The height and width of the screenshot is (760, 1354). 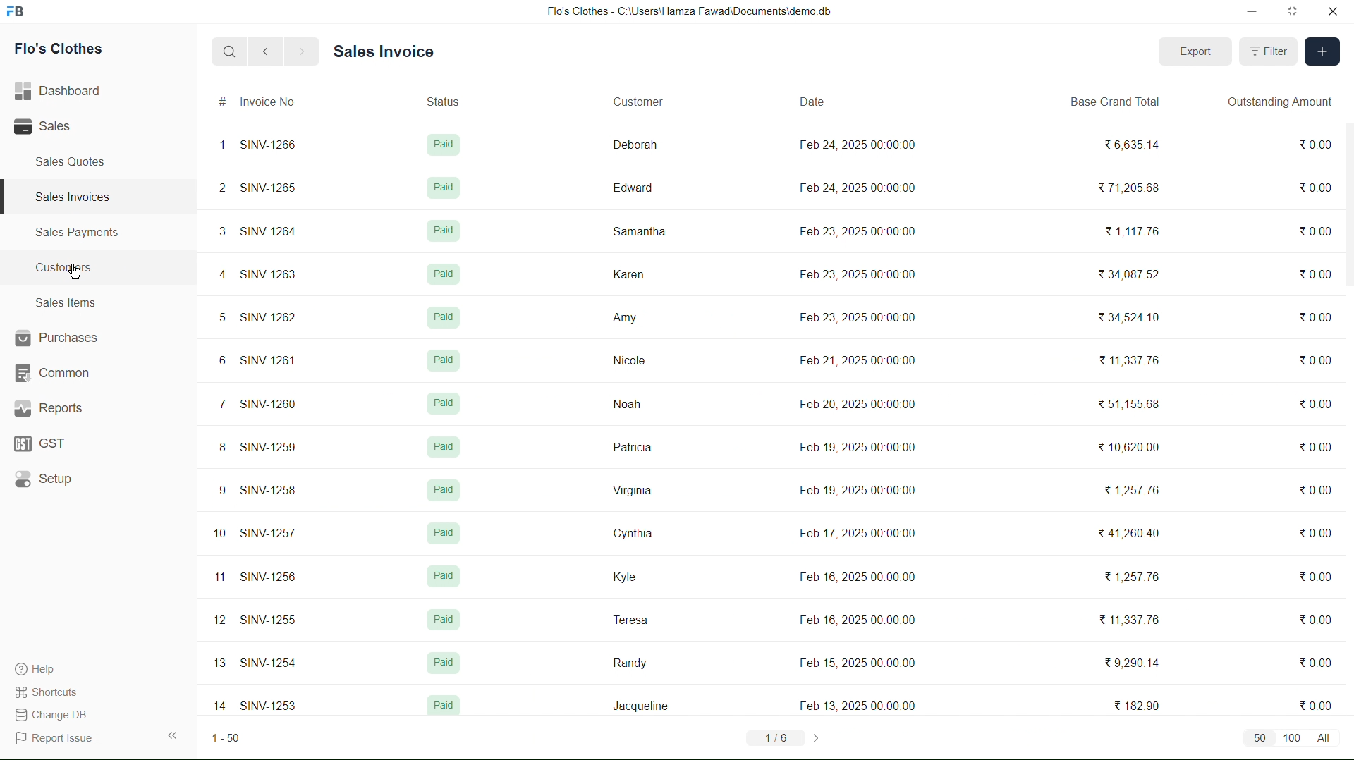 I want to click on Paid, so click(x=441, y=575).